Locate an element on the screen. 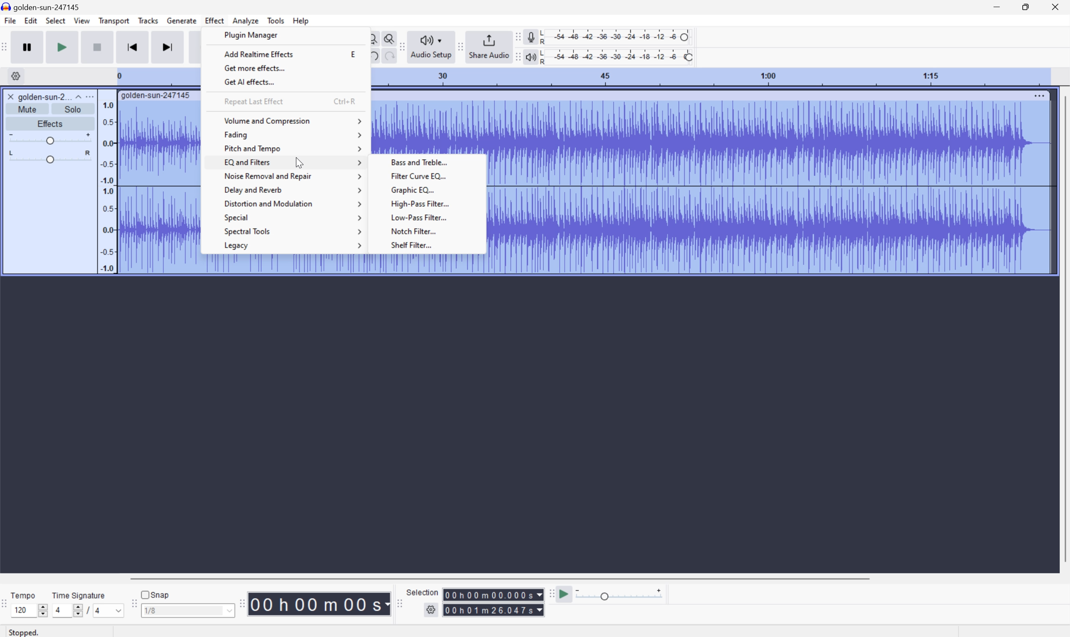 Image resolution: width=1070 pixels, height=637 pixels. EQ and Filters is located at coordinates (291, 162).